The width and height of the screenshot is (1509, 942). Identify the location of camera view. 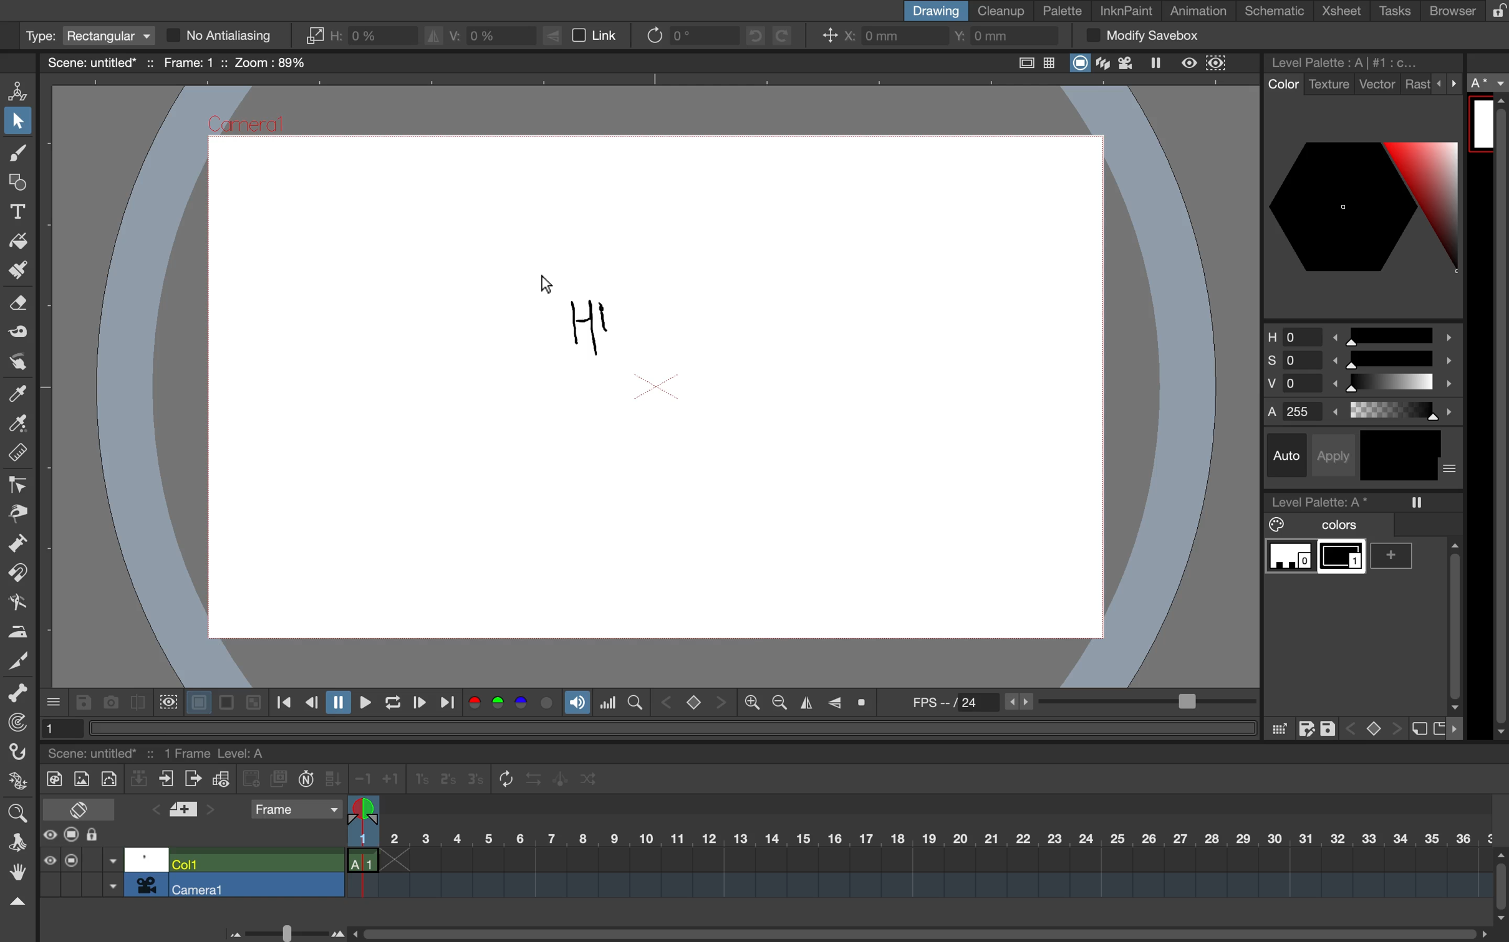
(1128, 63).